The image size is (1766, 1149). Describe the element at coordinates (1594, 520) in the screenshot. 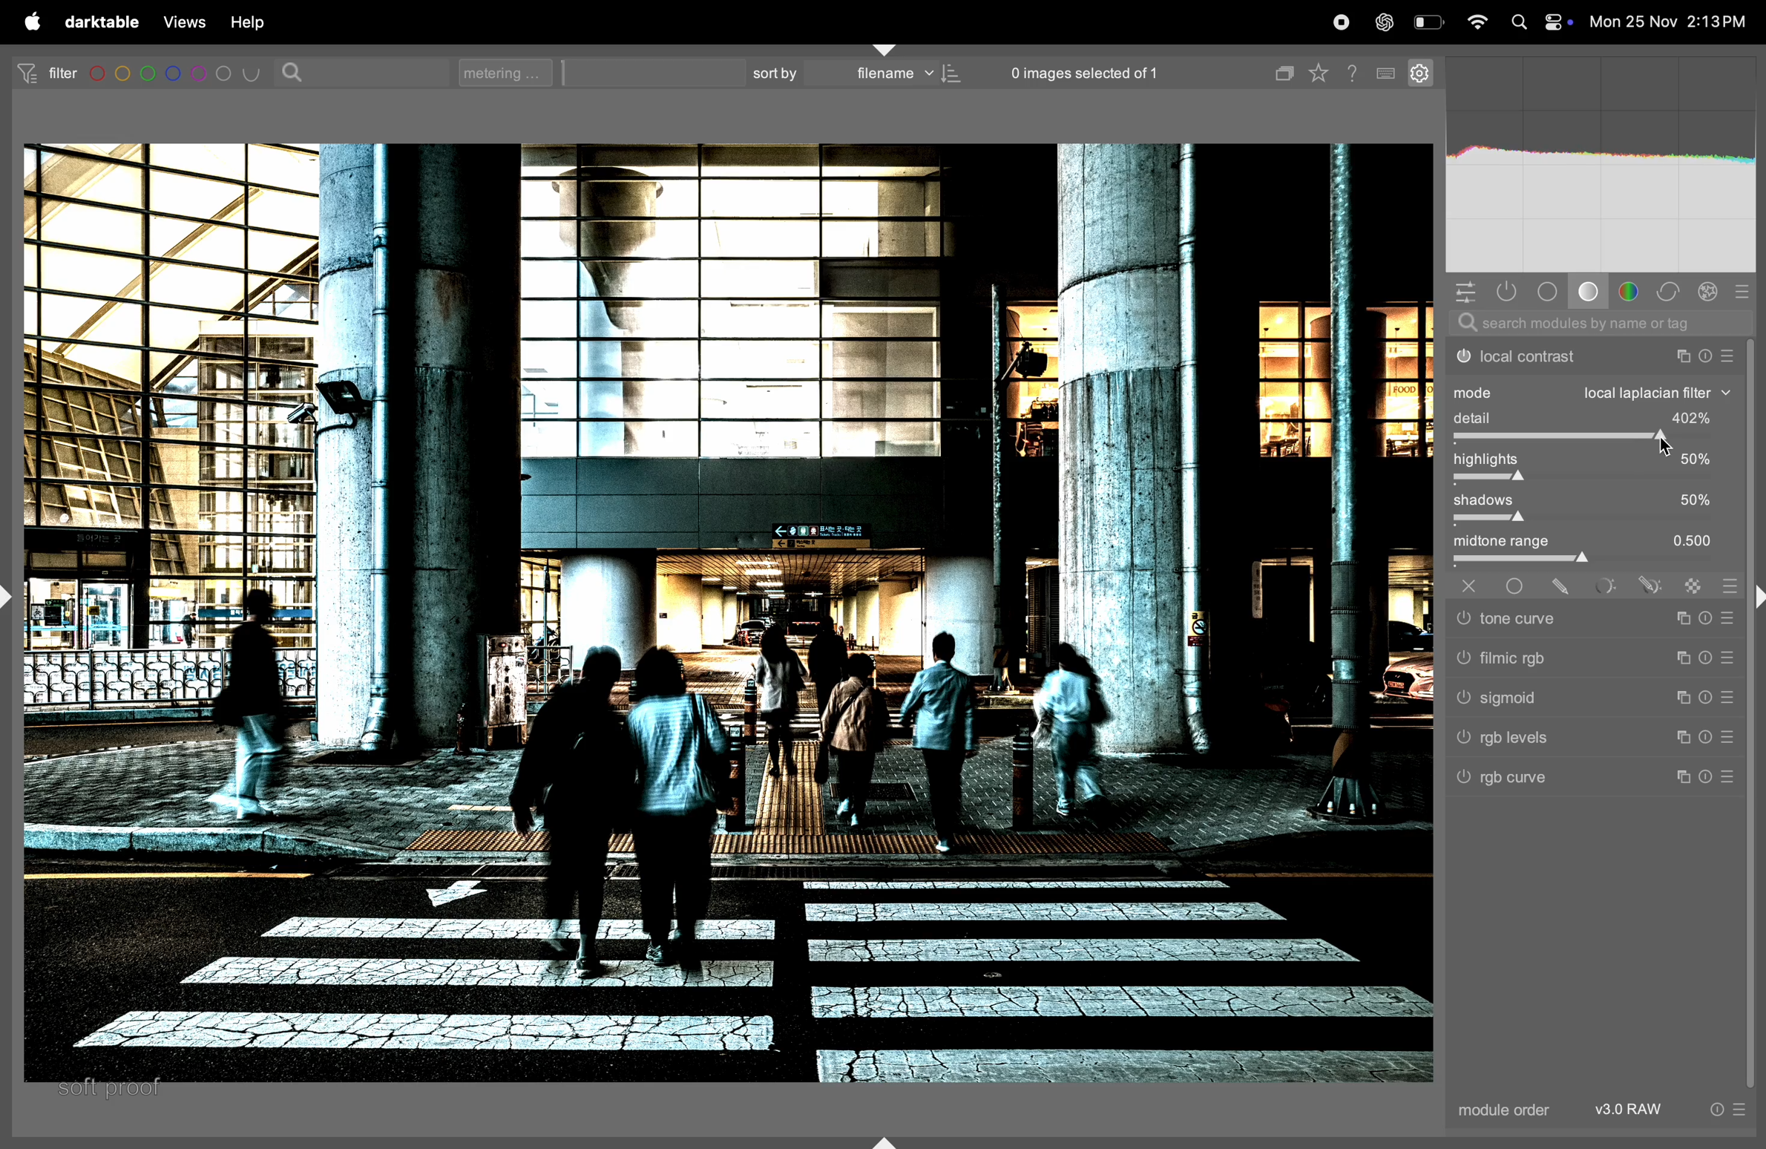

I see `toggle` at that location.